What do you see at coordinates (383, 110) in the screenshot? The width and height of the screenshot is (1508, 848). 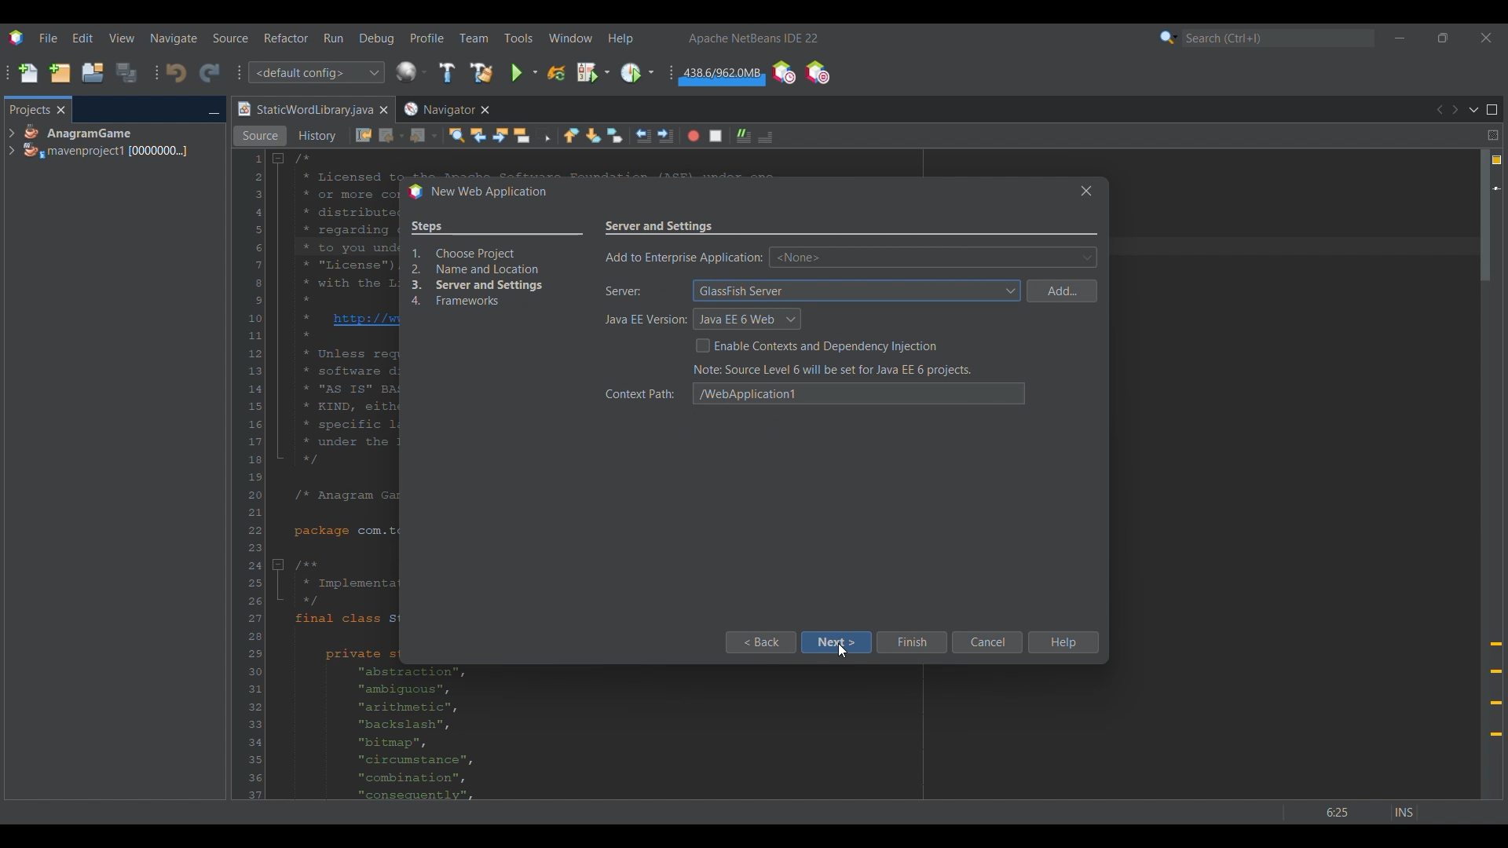 I see `Close` at bounding box center [383, 110].